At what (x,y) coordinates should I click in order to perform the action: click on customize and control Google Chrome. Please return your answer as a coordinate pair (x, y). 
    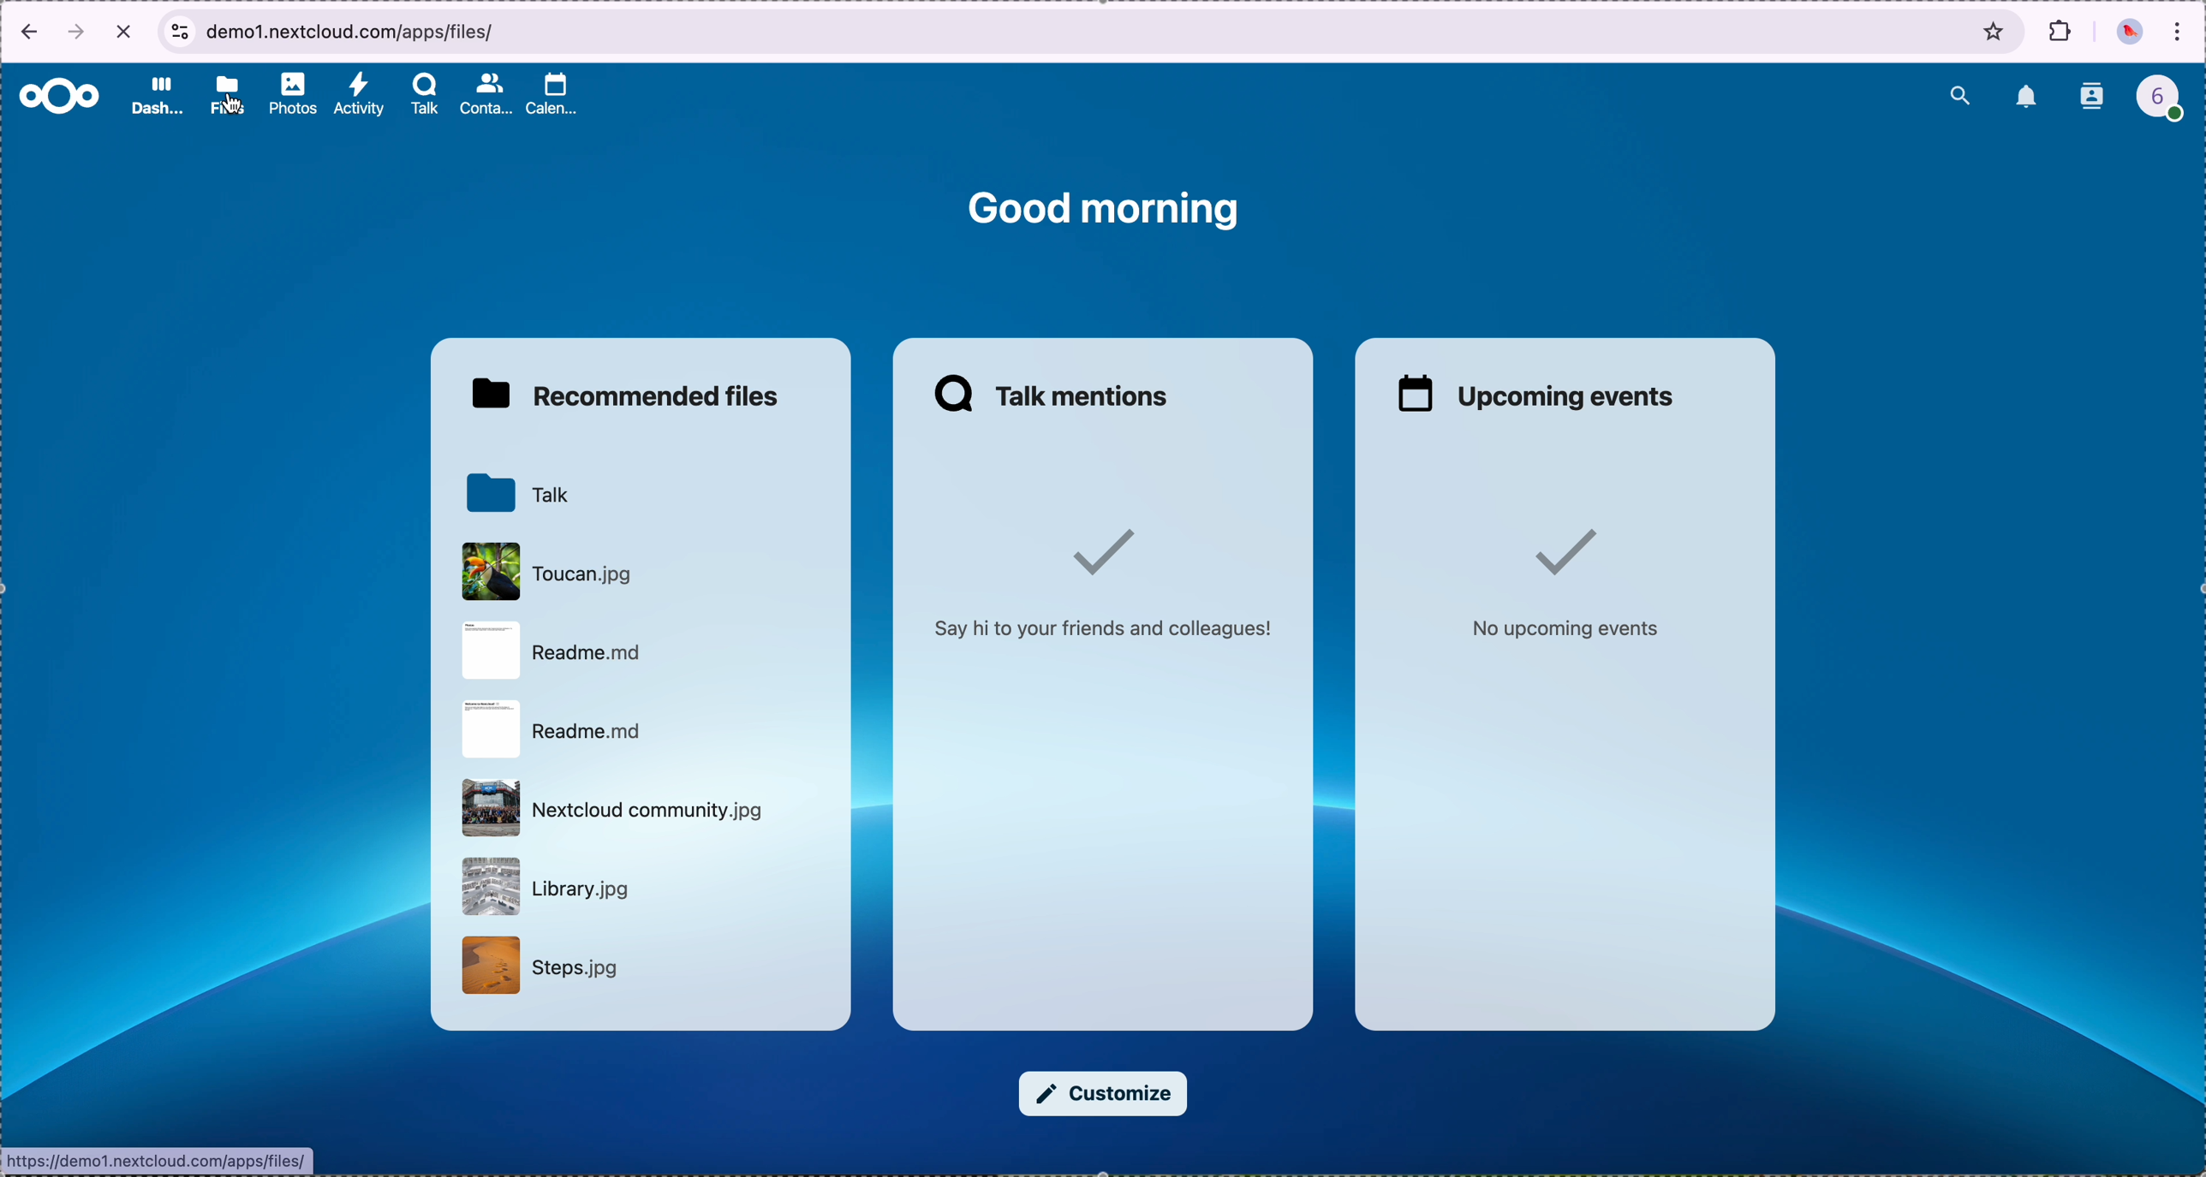
    Looking at the image, I should click on (2179, 33).